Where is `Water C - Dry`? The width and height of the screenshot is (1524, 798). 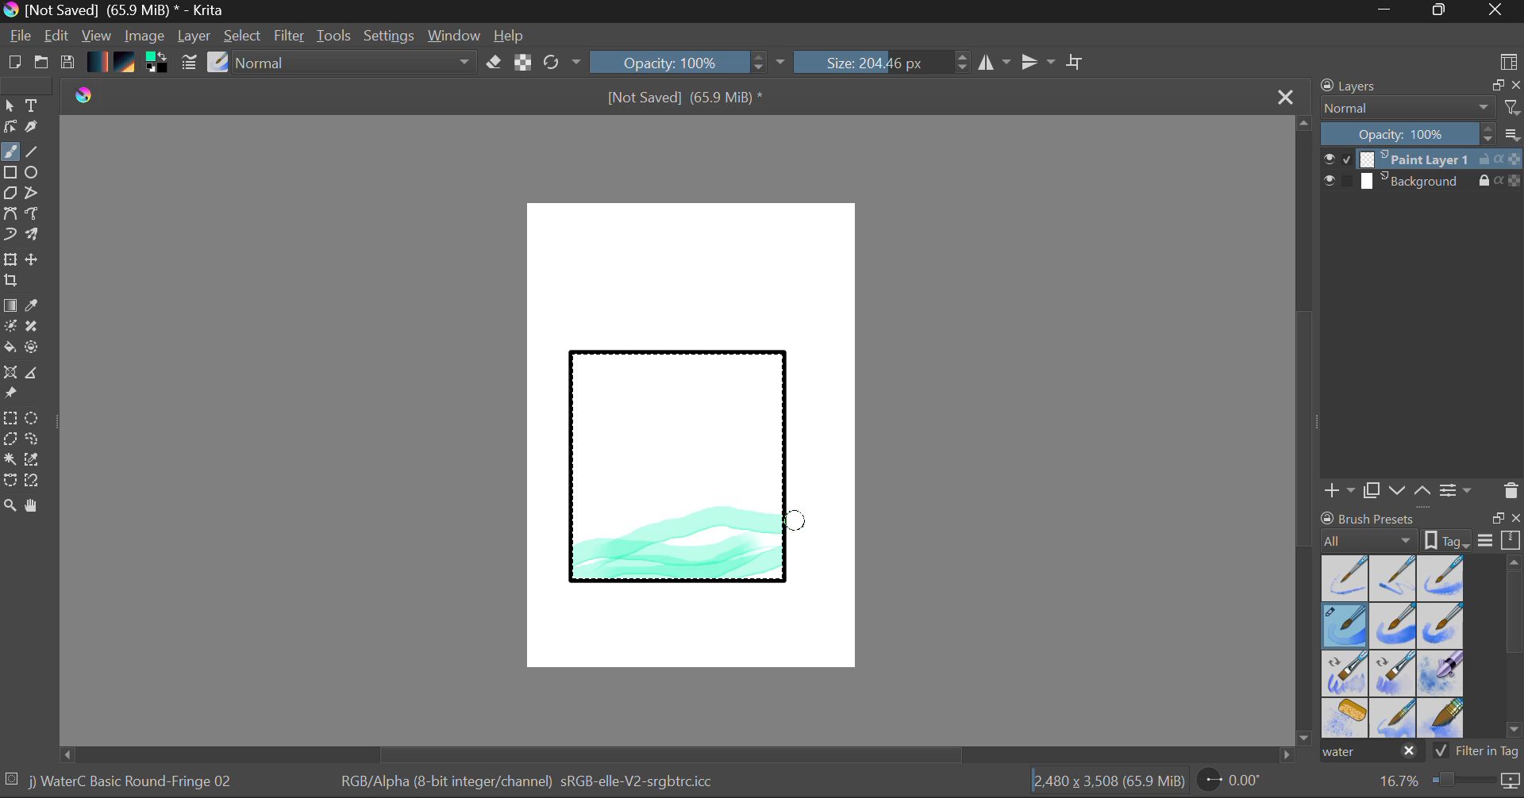
Water C - Dry is located at coordinates (1346, 577).